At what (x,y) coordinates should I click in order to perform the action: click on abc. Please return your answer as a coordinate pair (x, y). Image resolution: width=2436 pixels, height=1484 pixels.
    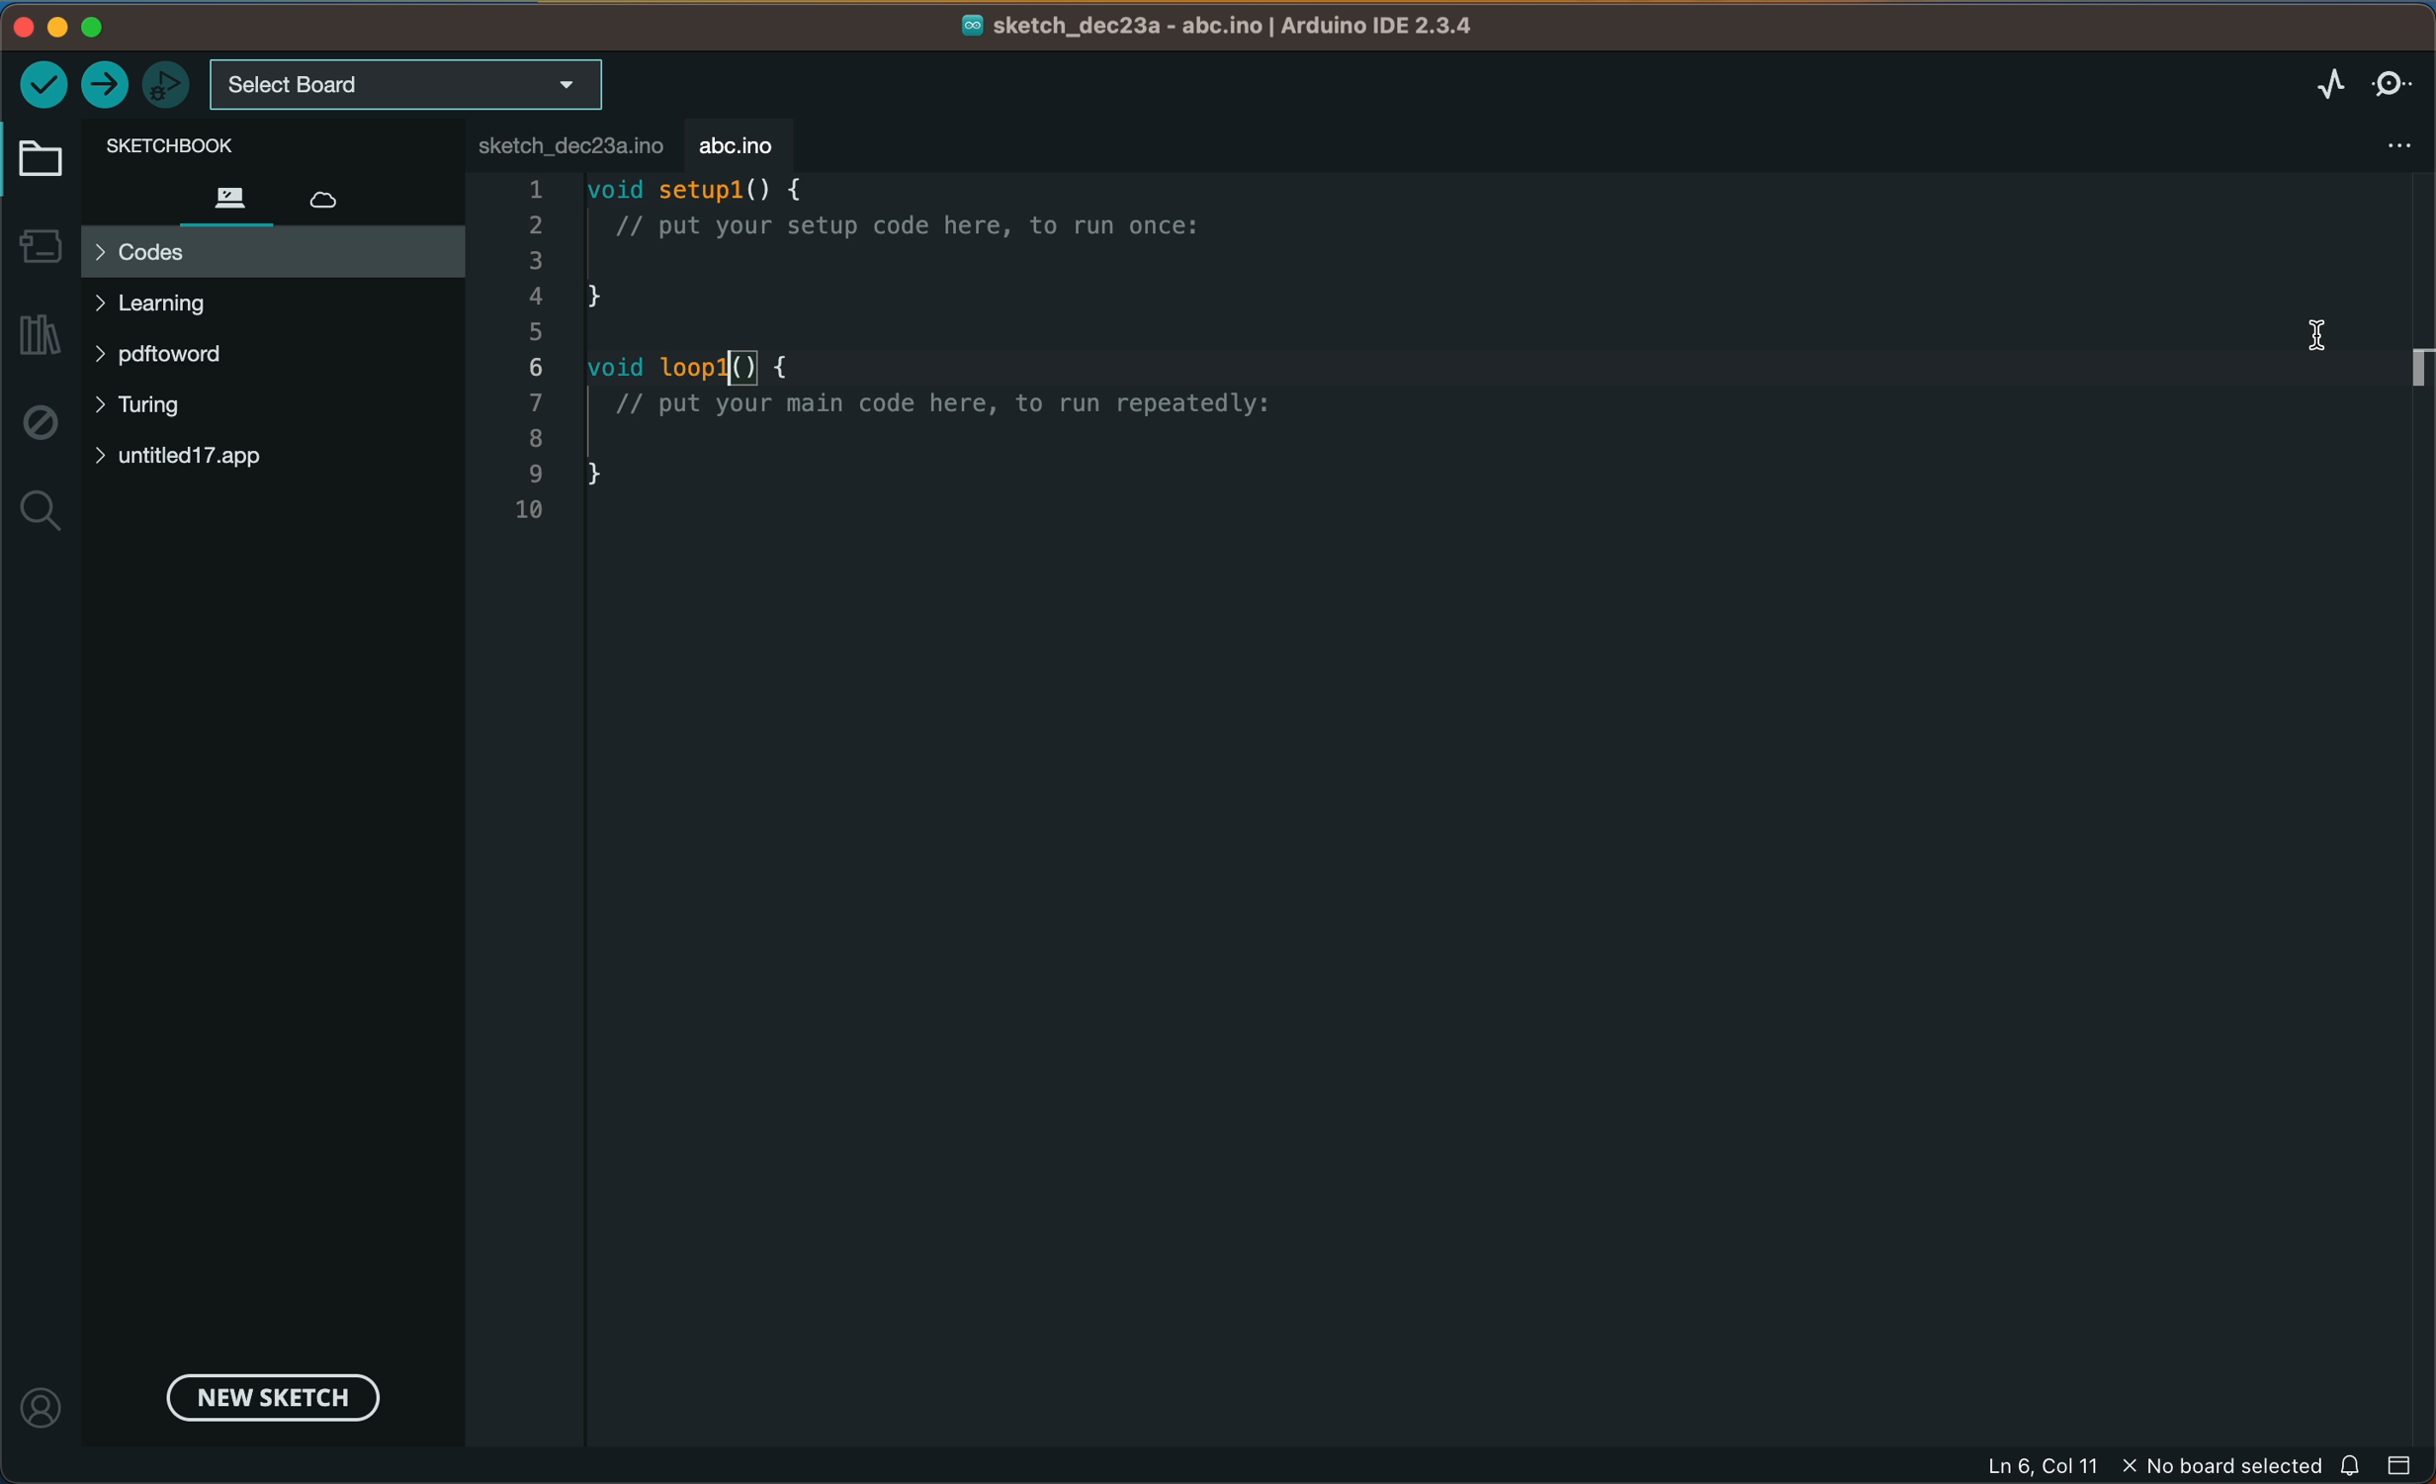
    Looking at the image, I should click on (733, 140).